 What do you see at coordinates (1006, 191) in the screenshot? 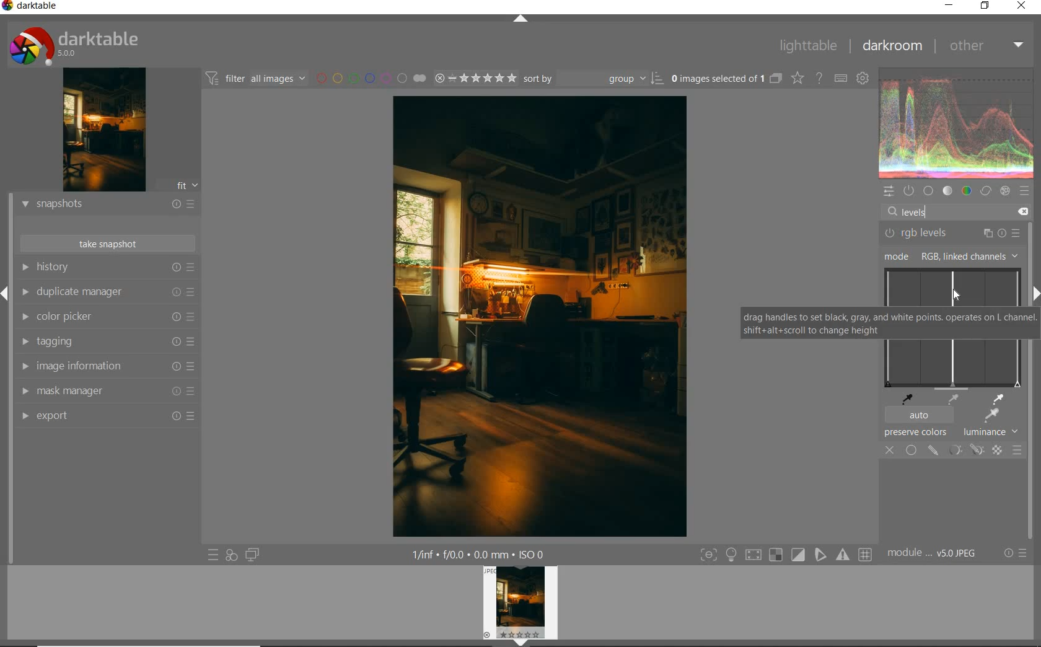
I see `effect` at bounding box center [1006, 191].